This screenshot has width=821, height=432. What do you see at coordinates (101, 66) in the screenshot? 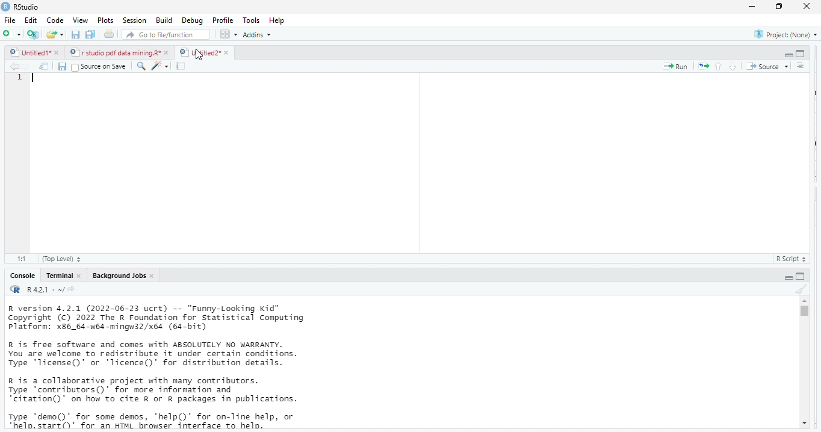
I see `source on save` at bounding box center [101, 66].